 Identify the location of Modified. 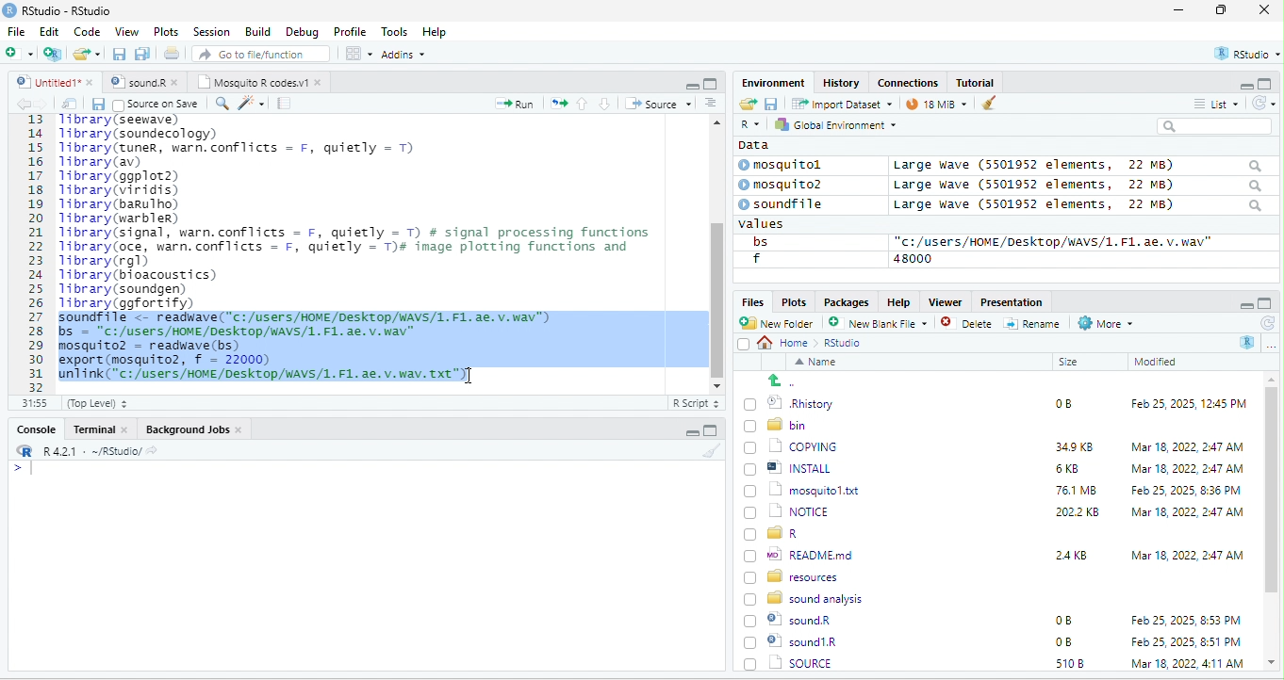
(1157, 362).